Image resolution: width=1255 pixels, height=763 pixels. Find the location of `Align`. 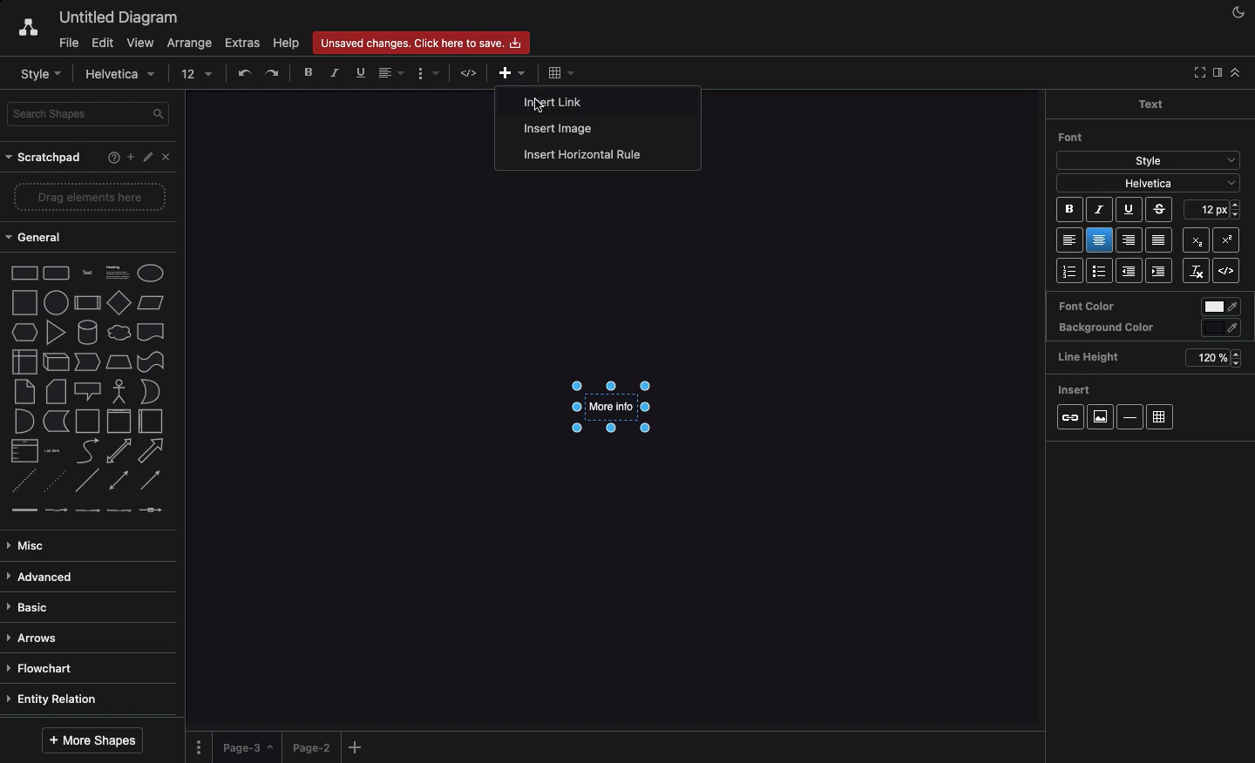

Align is located at coordinates (393, 75).